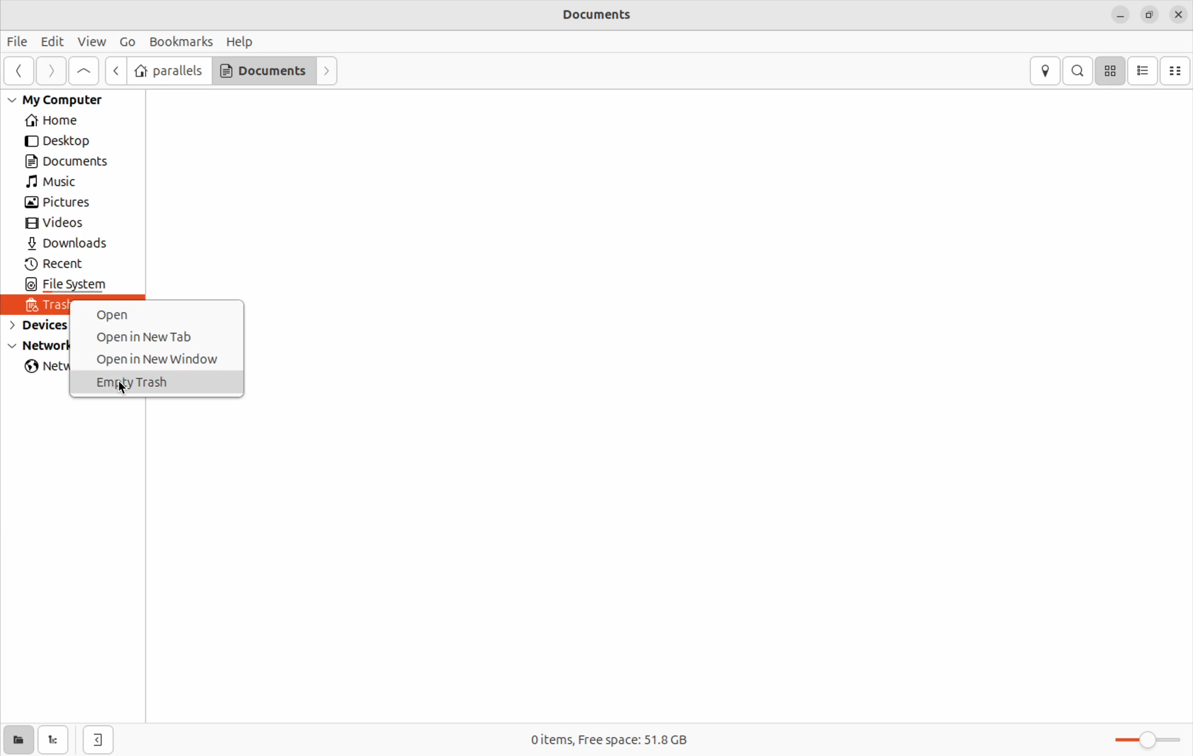 The height and width of the screenshot is (756, 1193). Describe the element at coordinates (1112, 72) in the screenshot. I see `icon view` at that location.